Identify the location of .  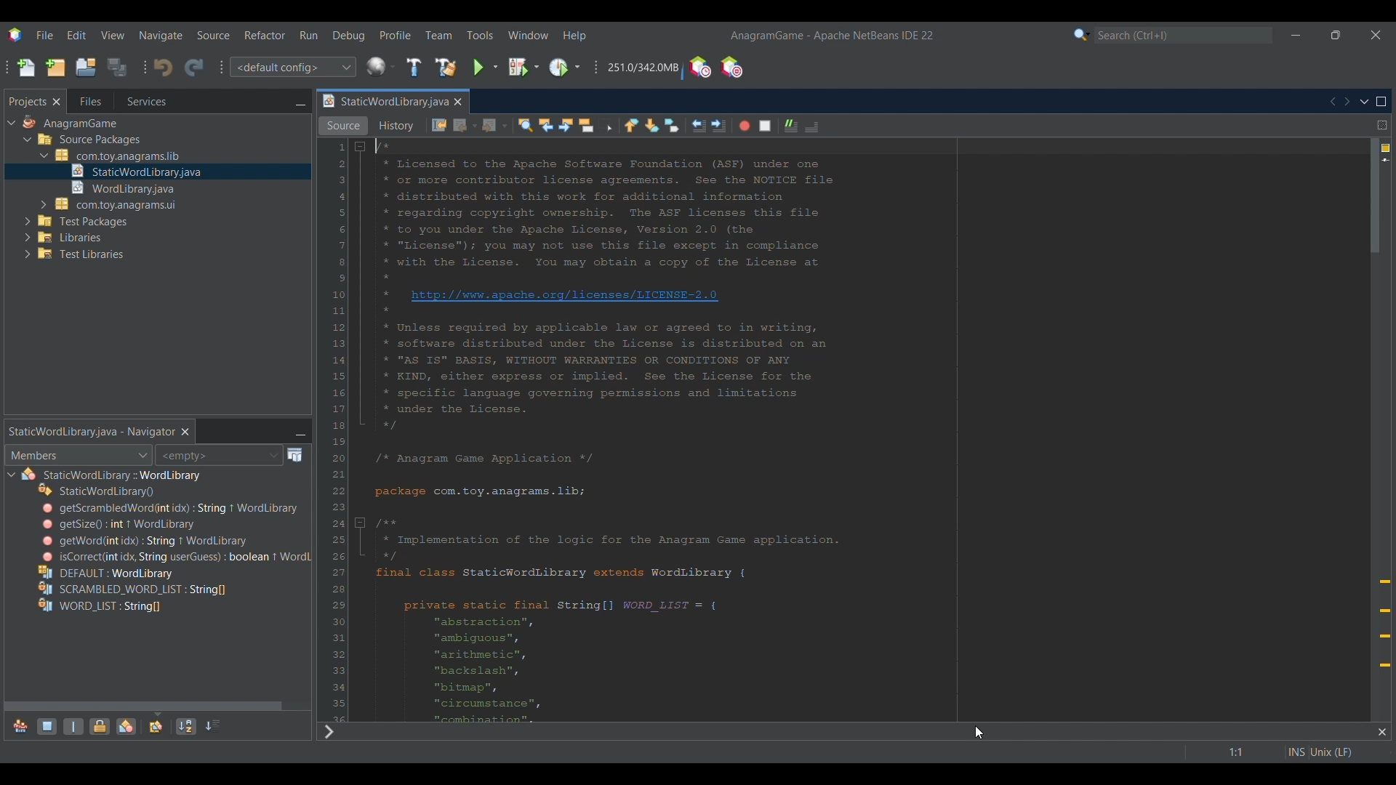
(171, 508).